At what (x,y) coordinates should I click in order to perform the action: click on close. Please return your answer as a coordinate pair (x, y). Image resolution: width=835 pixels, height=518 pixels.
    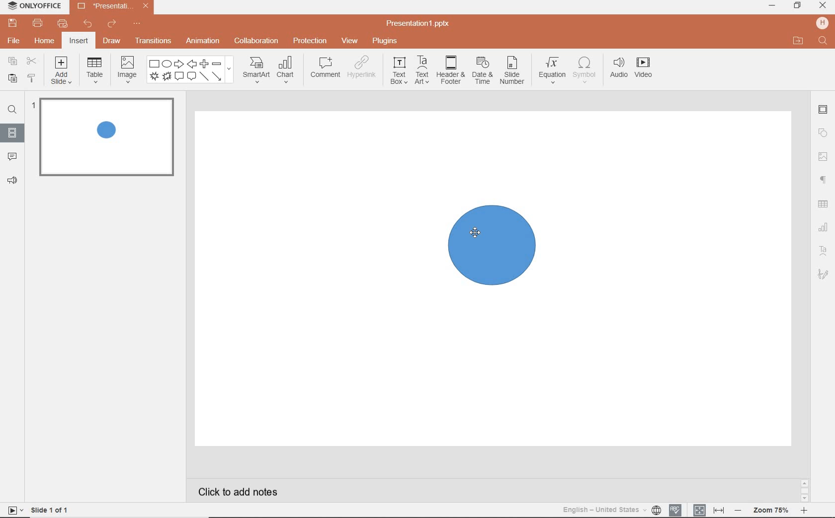
    Looking at the image, I should click on (823, 6).